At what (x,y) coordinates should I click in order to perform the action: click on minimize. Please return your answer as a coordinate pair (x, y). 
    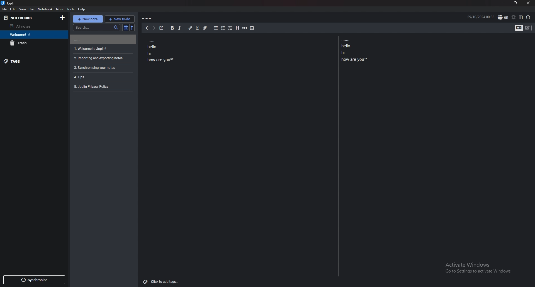
    Looking at the image, I should click on (503, 3).